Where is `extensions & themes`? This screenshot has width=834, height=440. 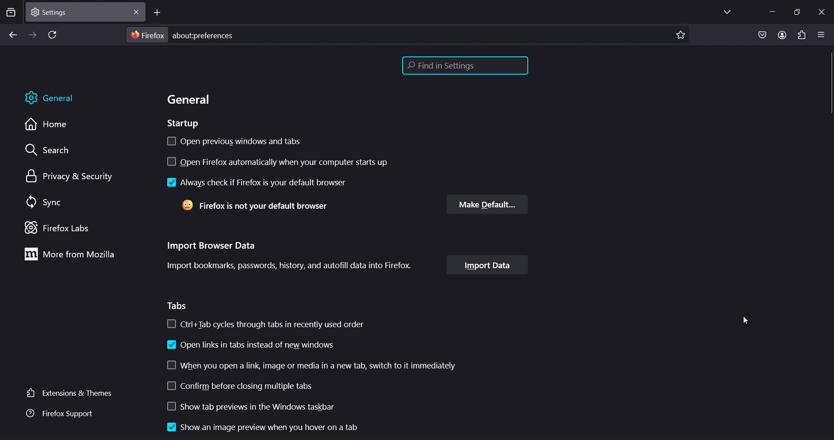
extensions & themes is located at coordinates (70, 394).